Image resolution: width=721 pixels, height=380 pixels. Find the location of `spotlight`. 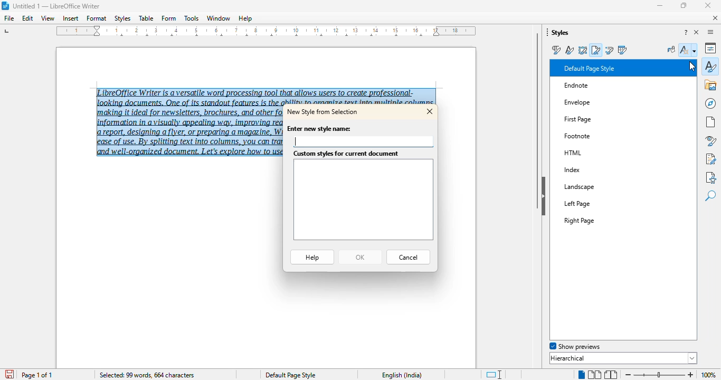

spotlight is located at coordinates (620, 346).